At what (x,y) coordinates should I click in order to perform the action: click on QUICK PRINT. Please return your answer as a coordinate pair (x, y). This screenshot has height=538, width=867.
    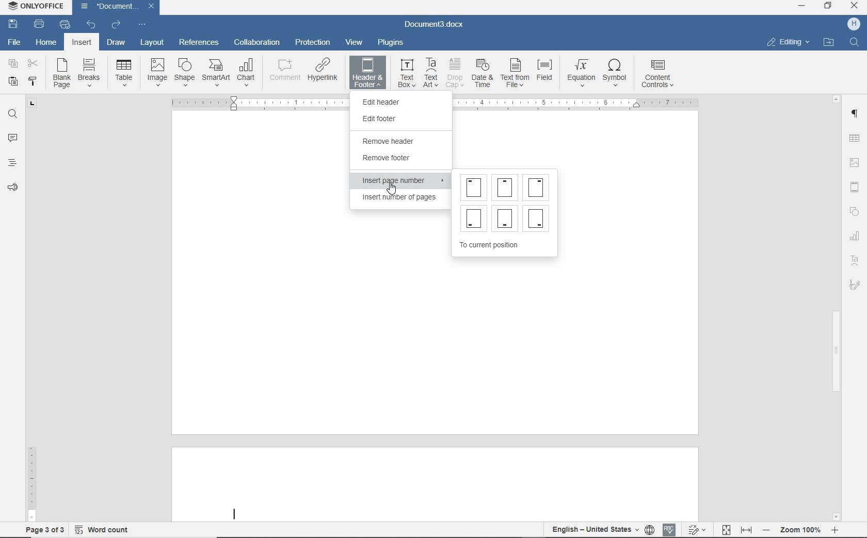
    Looking at the image, I should click on (67, 25).